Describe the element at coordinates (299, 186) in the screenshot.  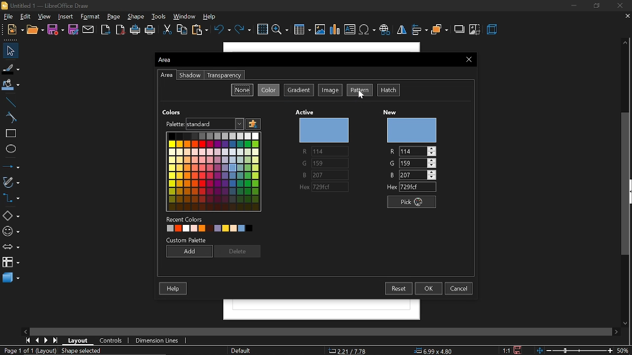
I see `Hex` at that location.